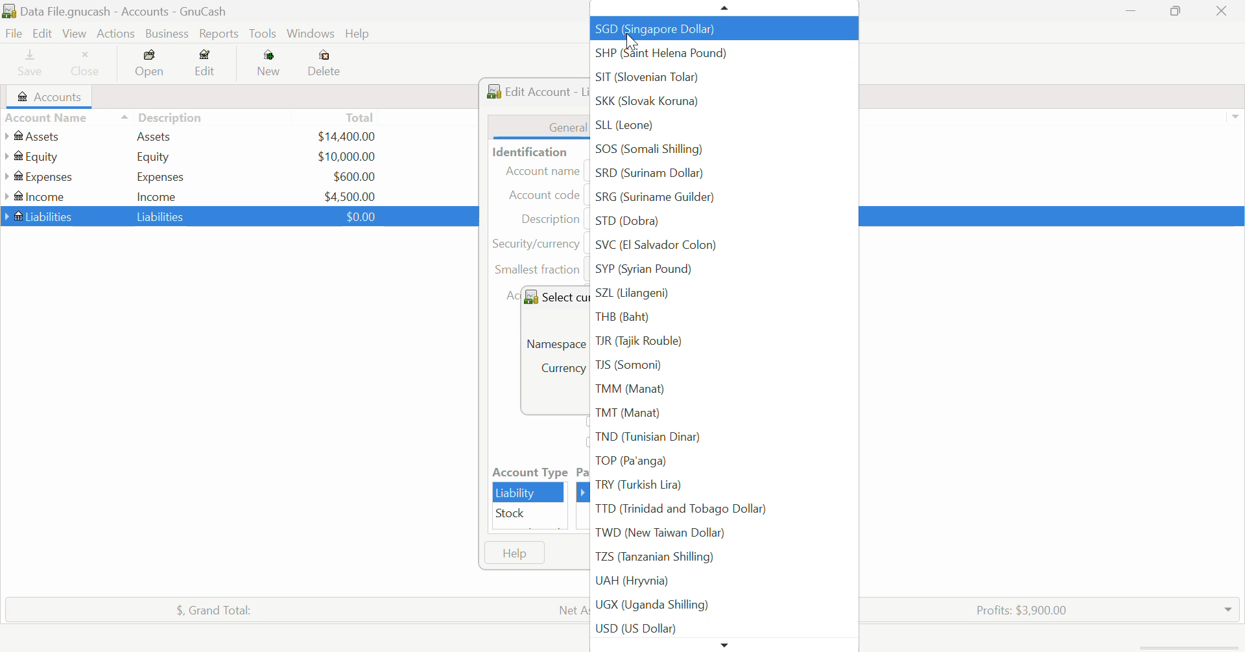 Image resolution: width=1245 pixels, height=652 pixels. I want to click on Profits, so click(1016, 609).